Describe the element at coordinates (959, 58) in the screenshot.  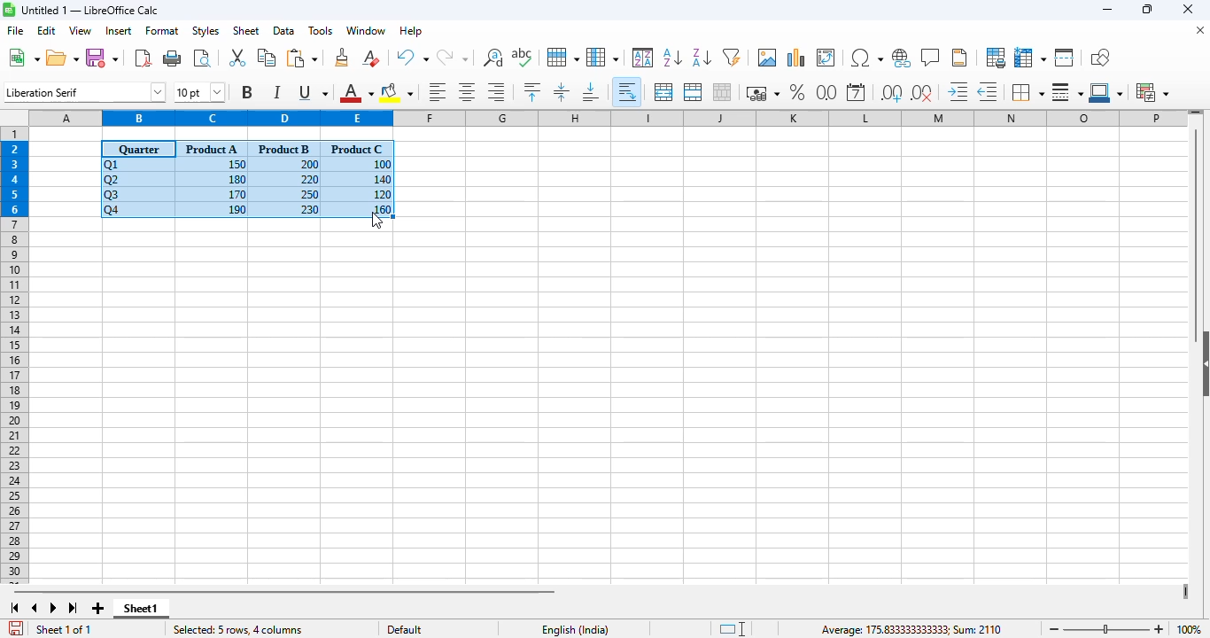
I see `headers and footers` at that location.